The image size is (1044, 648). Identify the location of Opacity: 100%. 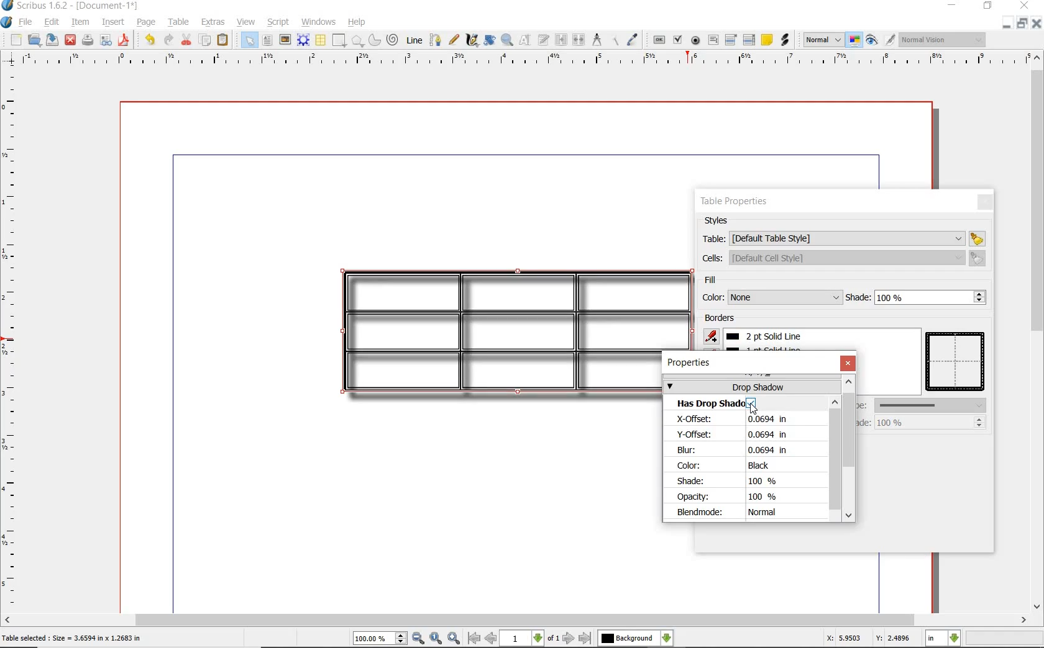
(733, 497).